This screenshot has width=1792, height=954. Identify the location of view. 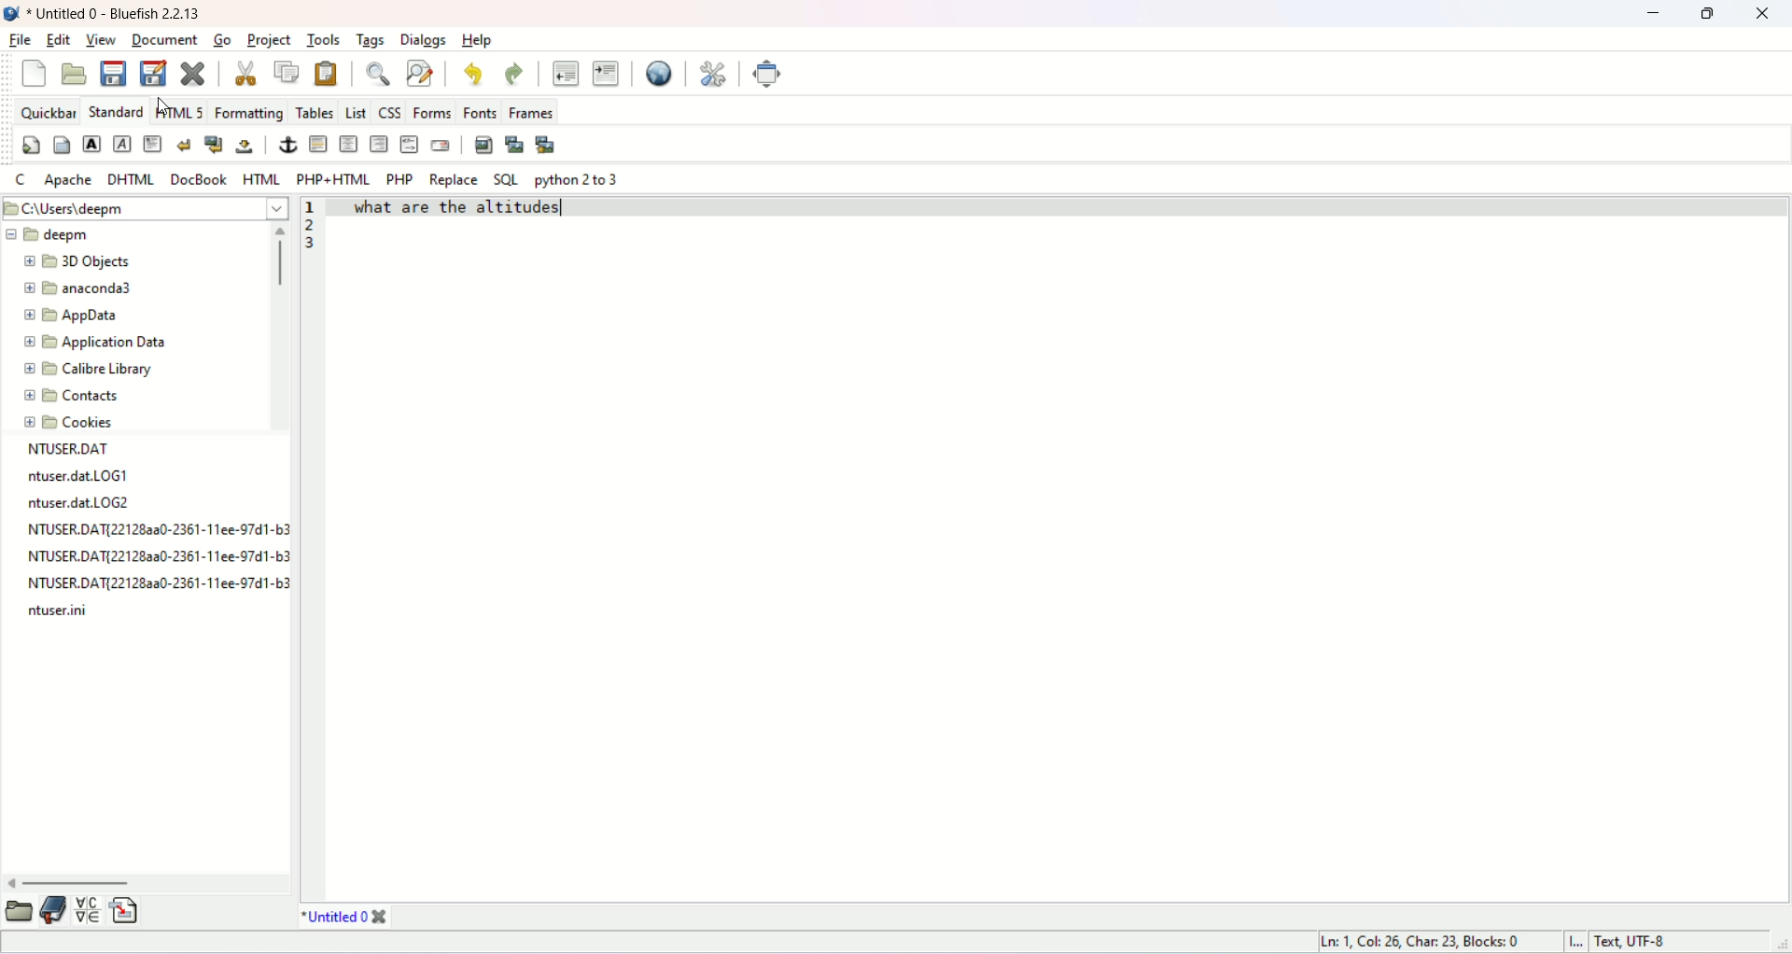
(104, 41).